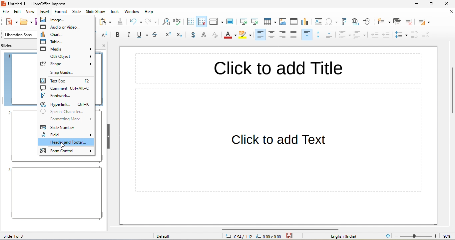 The image size is (455, 240). Describe the element at coordinates (307, 35) in the screenshot. I see `align top` at that location.